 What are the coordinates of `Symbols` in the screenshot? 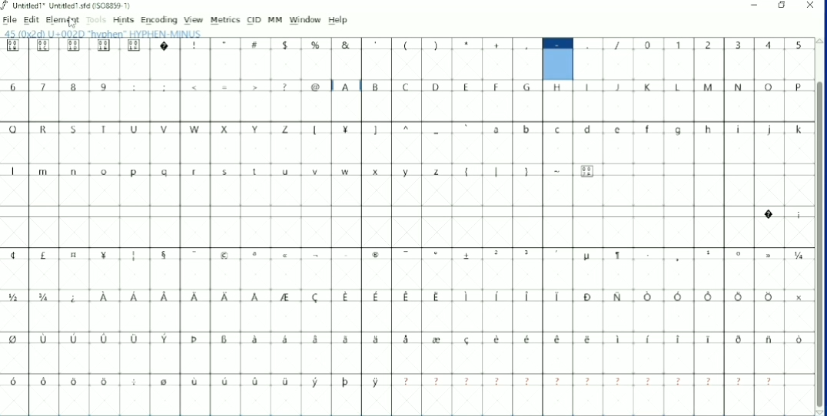 It's located at (782, 215).